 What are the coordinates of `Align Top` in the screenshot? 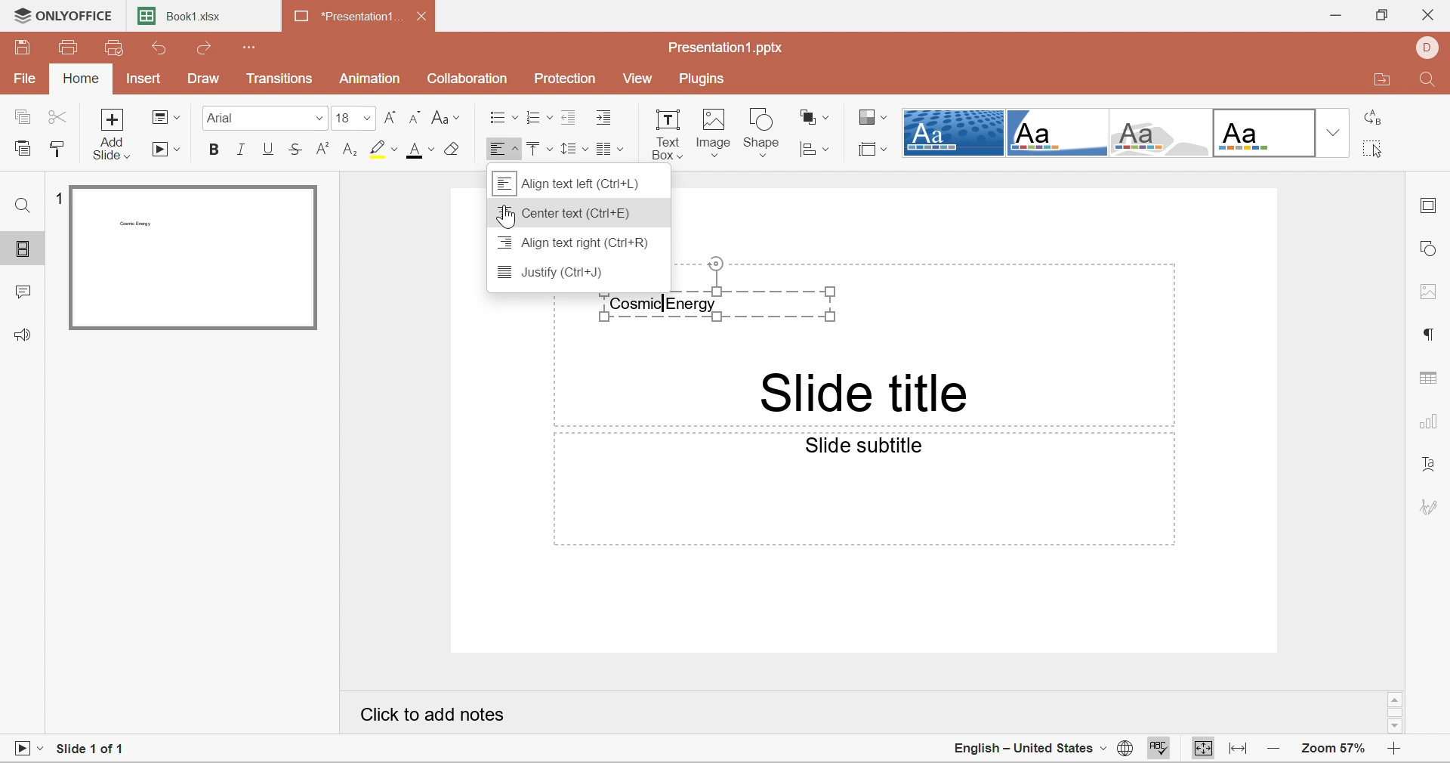 It's located at (536, 150).